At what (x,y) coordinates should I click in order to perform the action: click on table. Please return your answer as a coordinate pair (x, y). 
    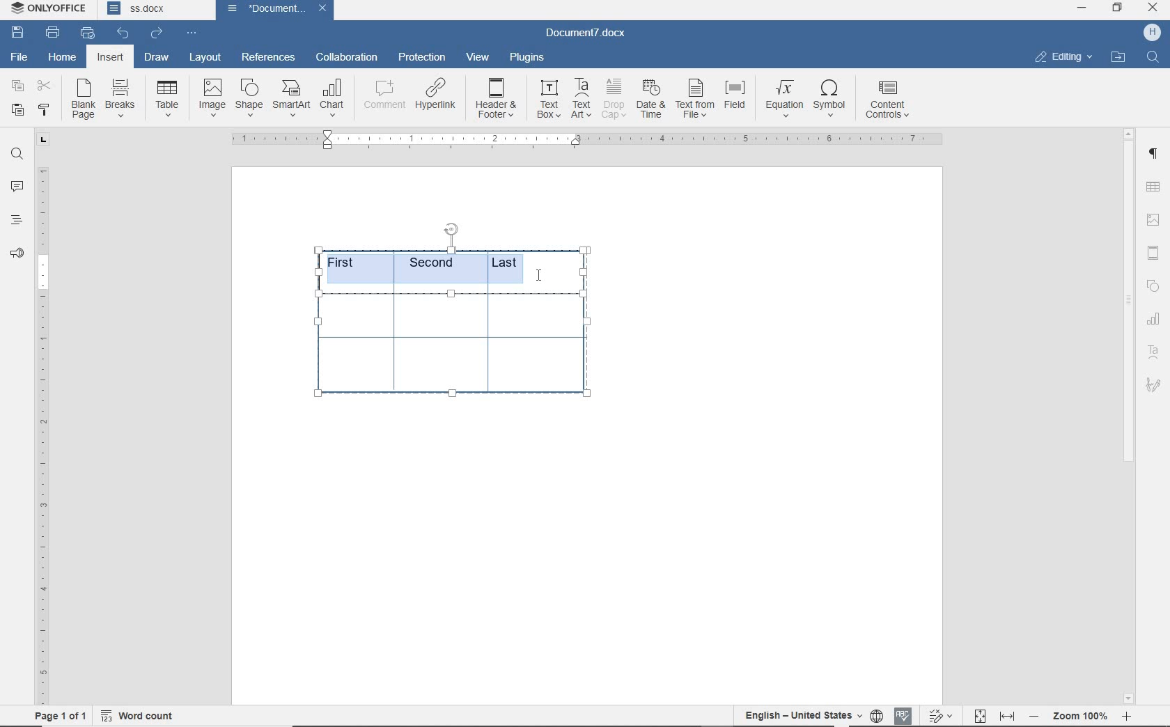
    Looking at the image, I should click on (459, 353).